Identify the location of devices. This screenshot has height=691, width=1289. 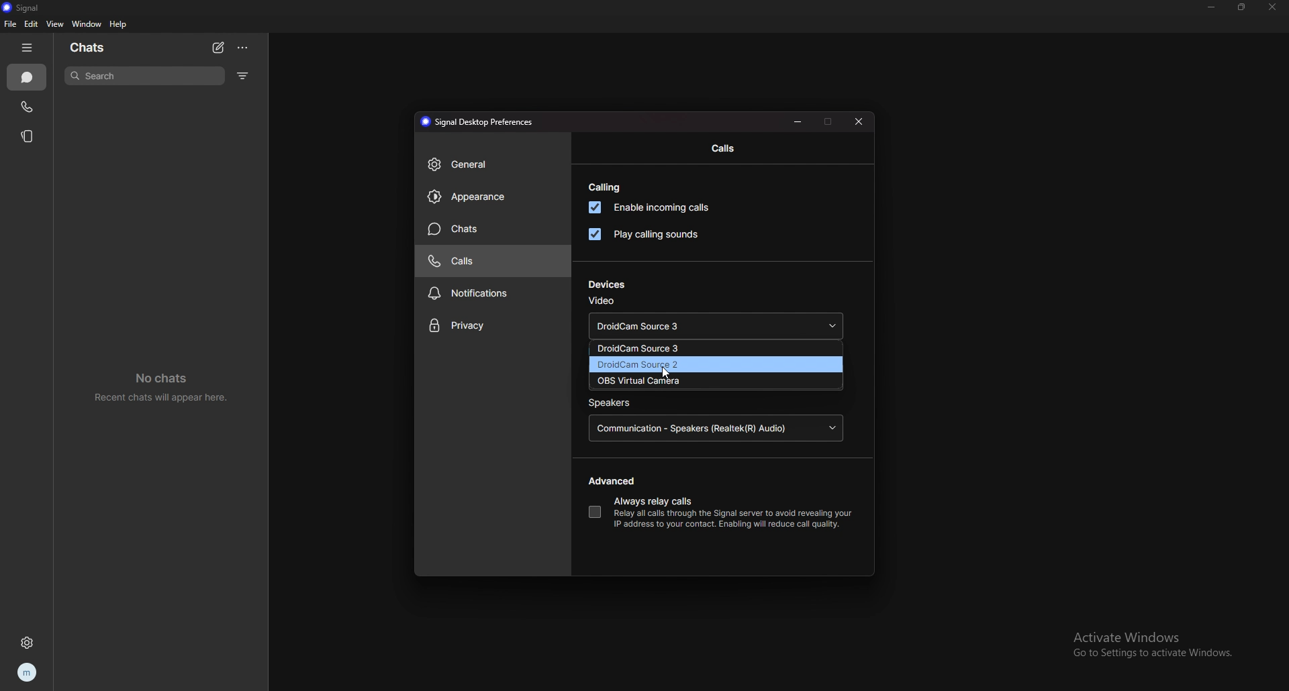
(607, 284).